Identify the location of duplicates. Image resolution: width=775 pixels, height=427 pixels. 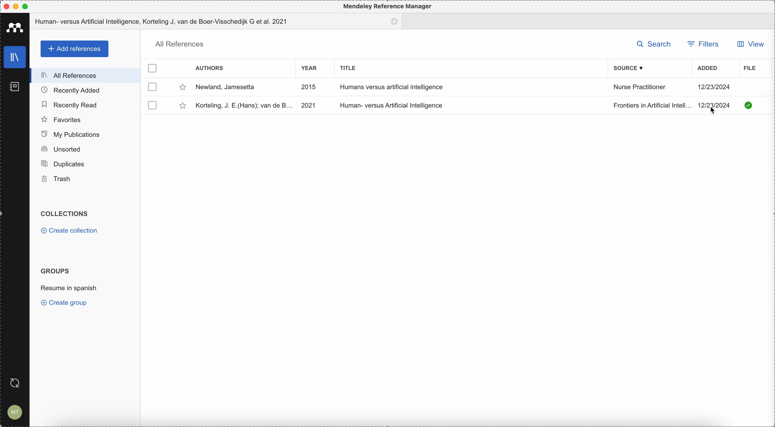
(84, 164).